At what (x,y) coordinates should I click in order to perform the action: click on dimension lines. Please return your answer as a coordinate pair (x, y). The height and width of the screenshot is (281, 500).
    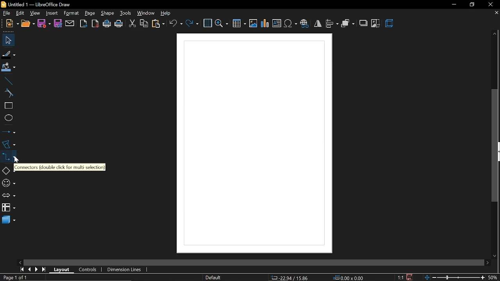
    Looking at the image, I should click on (125, 270).